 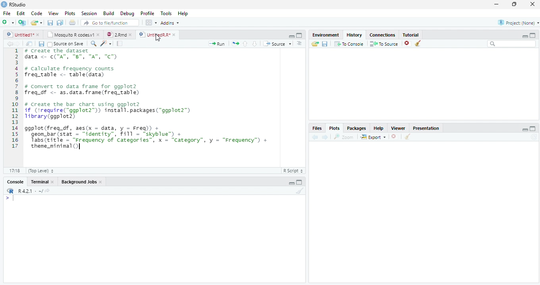 I want to click on New file, so click(x=8, y=22).